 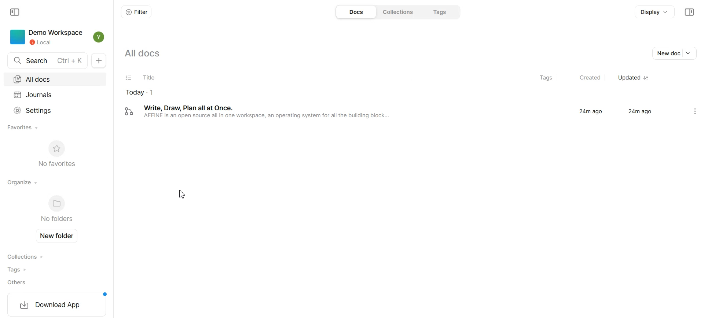 What do you see at coordinates (223, 93) in the screenshot?
I see `Today` at bounding box center [223, 93].